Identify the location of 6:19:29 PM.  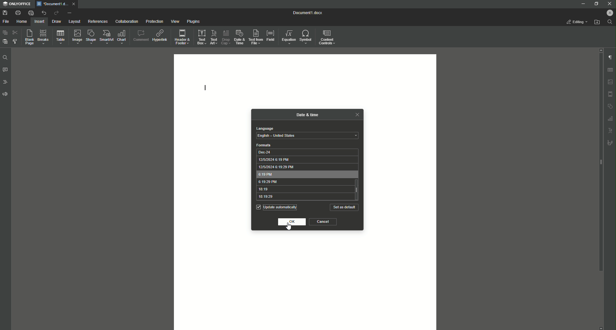
(304, 182).